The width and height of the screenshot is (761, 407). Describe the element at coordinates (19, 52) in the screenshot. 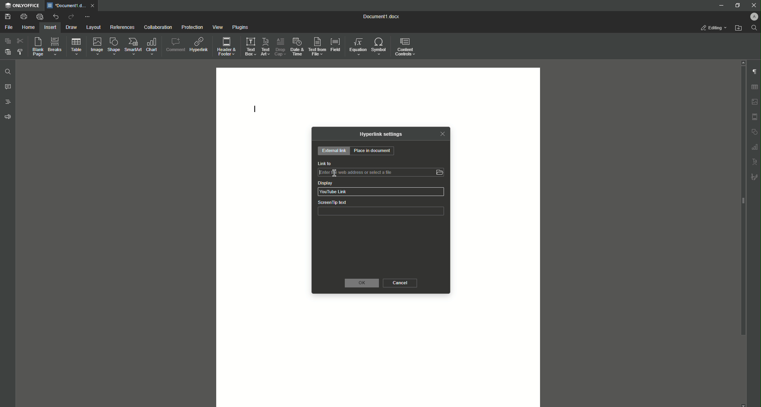

I see `Choose Styling` at that location.